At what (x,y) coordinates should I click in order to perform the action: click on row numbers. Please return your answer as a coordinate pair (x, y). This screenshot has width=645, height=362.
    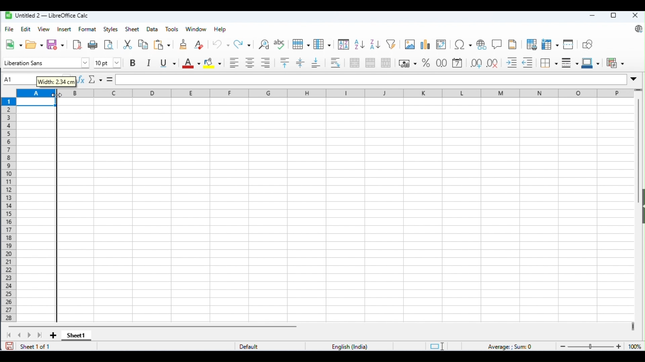
    Looking at the image, I should click on (8, 209).